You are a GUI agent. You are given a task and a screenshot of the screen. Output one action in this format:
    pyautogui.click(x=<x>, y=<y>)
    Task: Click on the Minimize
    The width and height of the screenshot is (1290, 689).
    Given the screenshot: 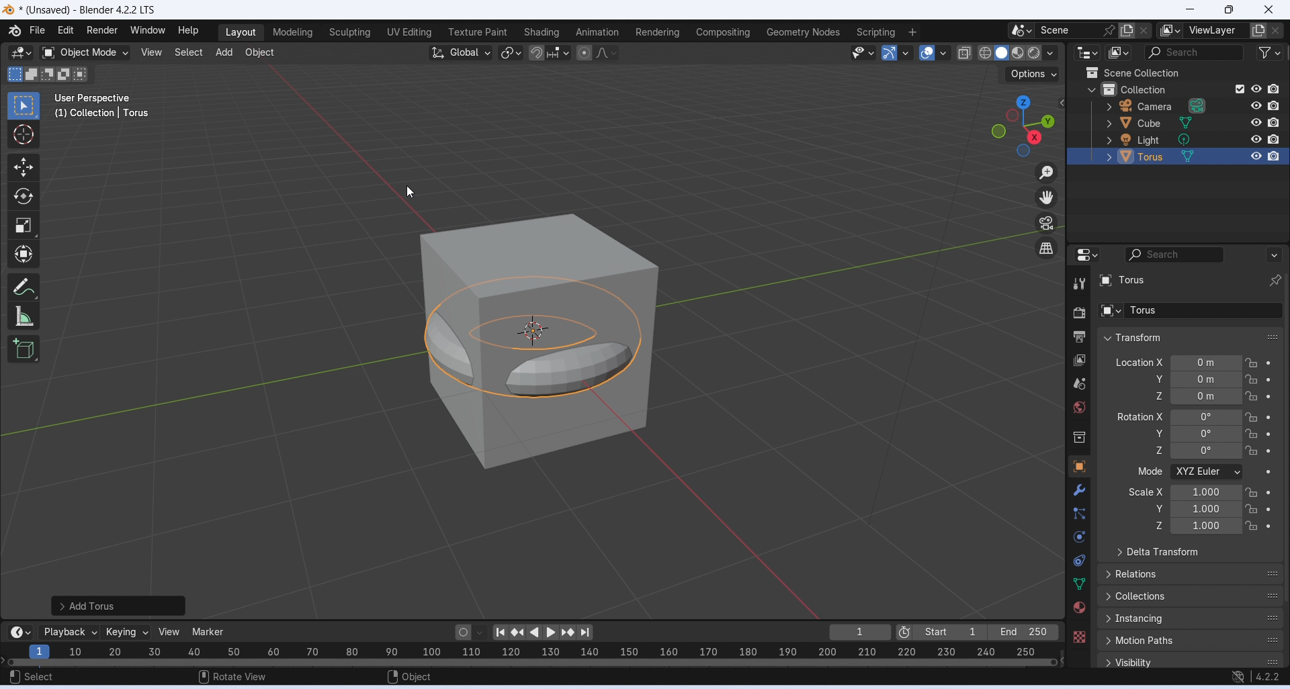 What is the action you would take?
    pyautogui.click(x=1190, y=9)
    